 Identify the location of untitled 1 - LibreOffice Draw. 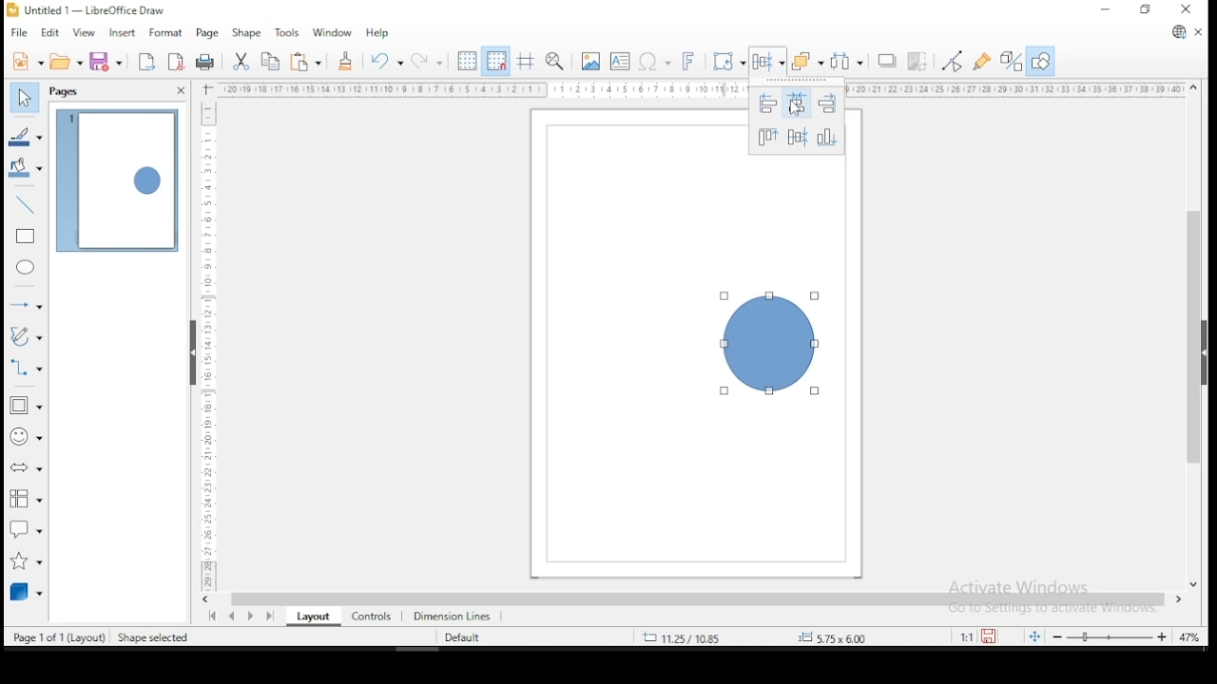
(86, 9).